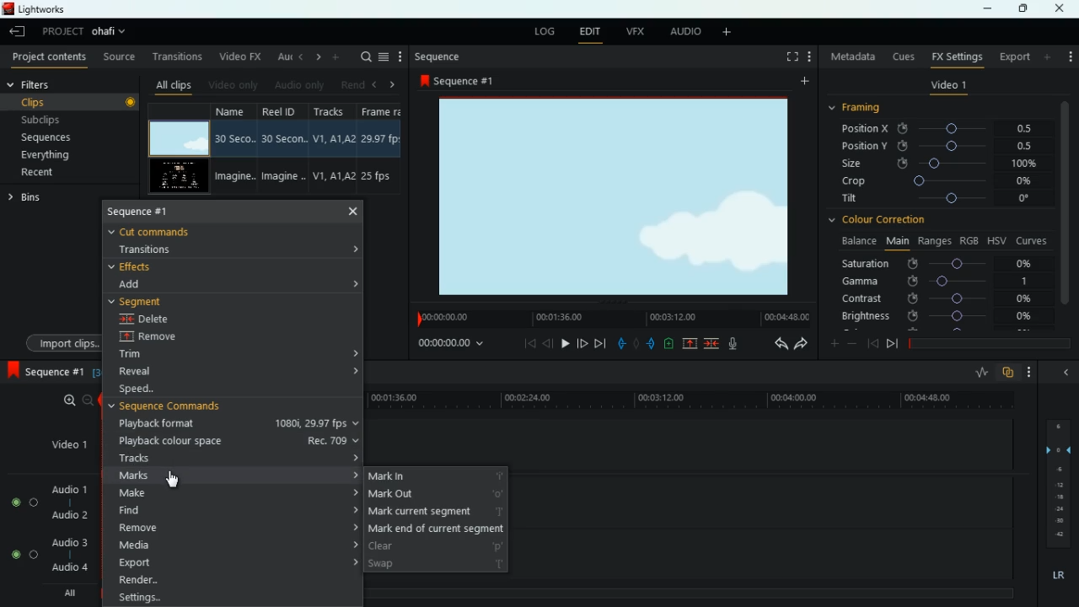 The width and height of the screenshot is (1079, 607). I want to click on tracks, so click(238, 459).